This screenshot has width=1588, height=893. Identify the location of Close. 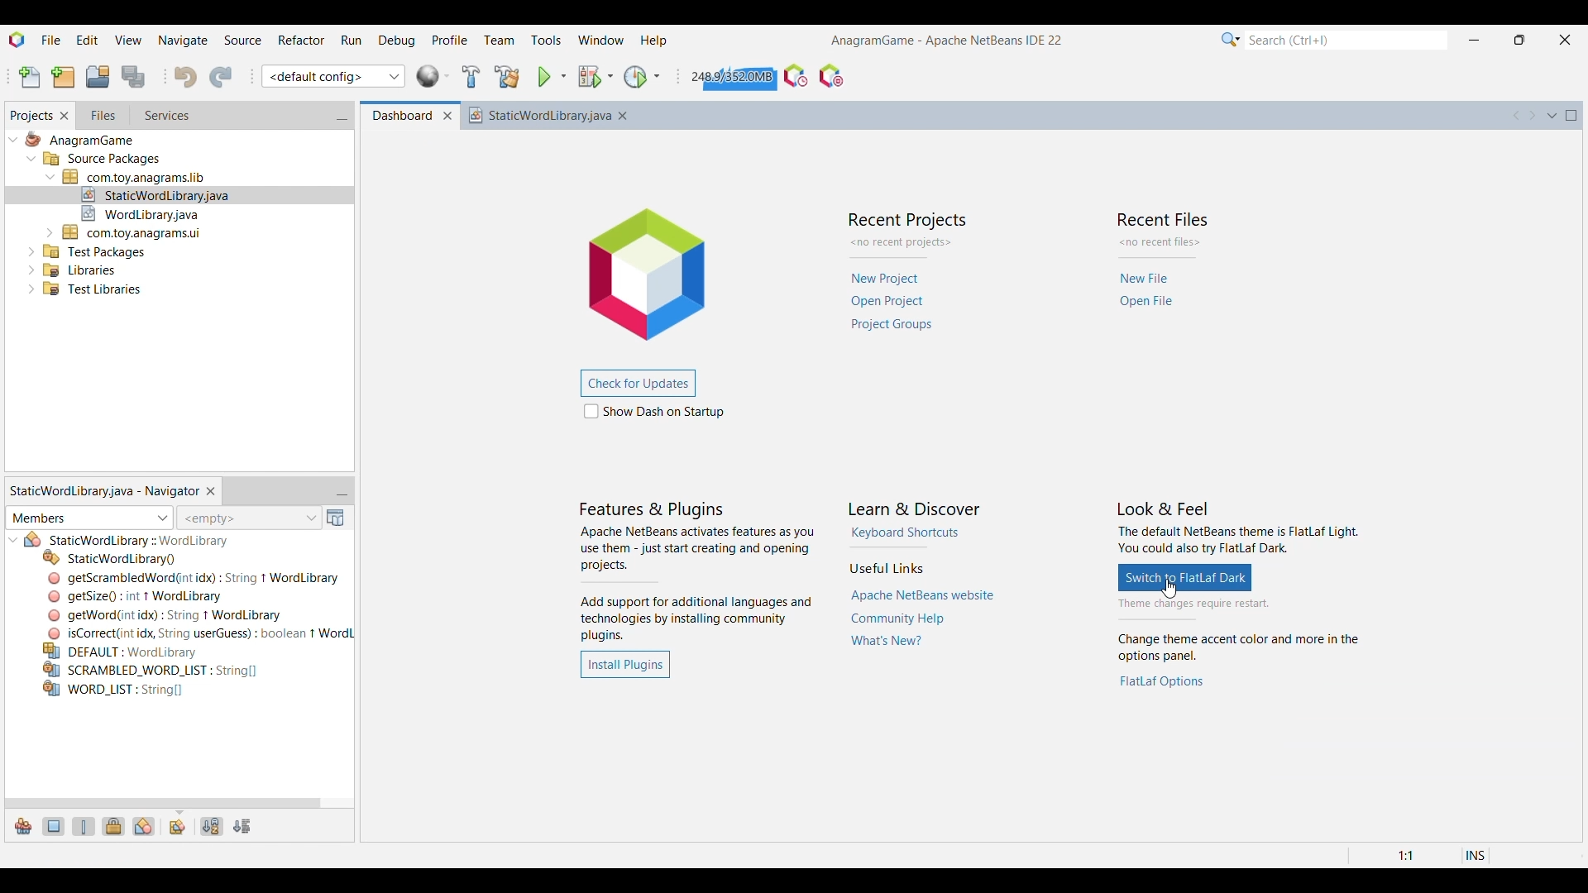
(1571, 833).